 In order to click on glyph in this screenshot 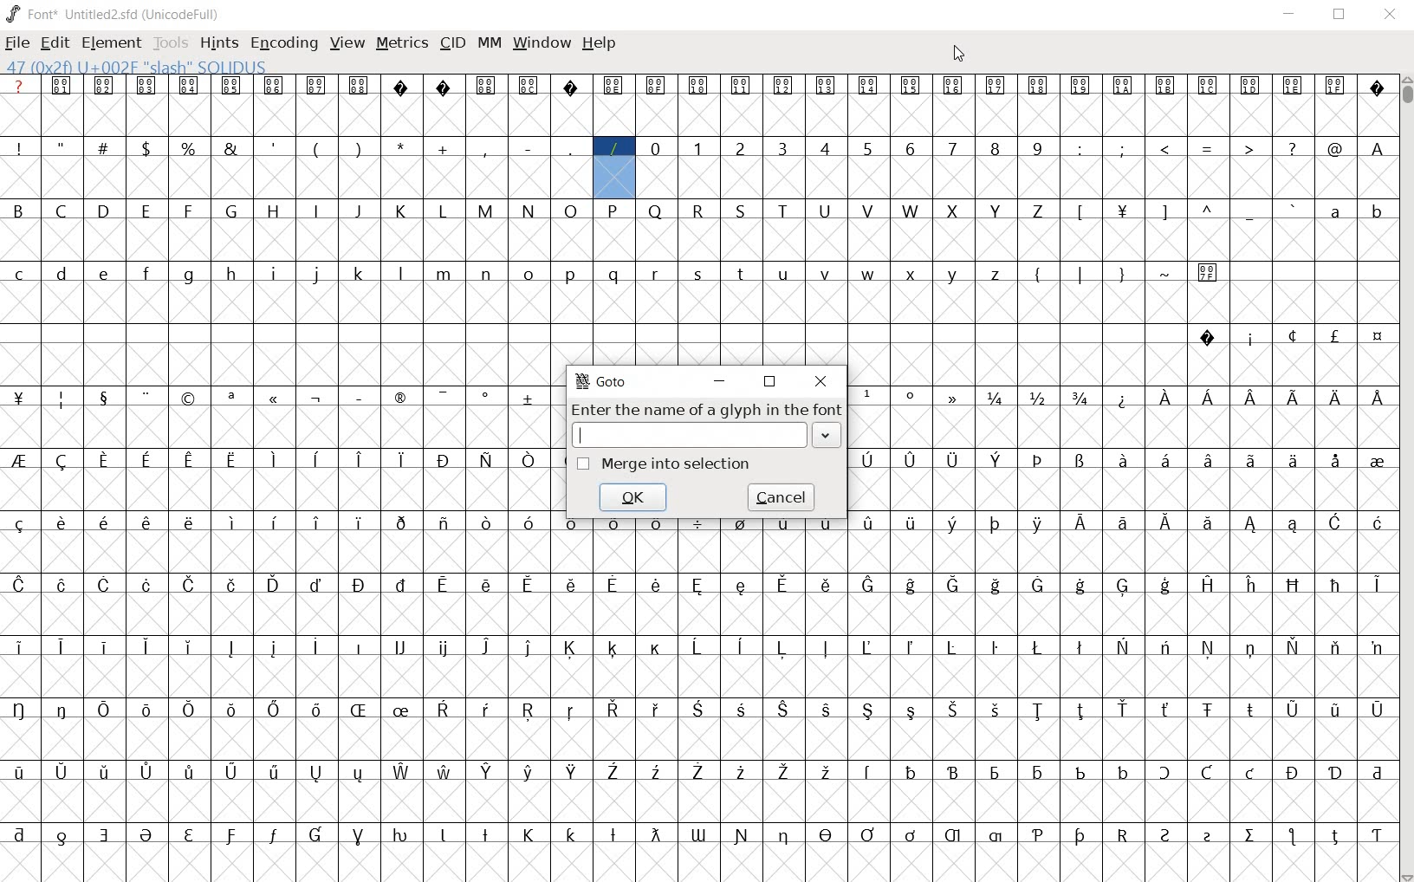, I will do `click(869, 393)`.